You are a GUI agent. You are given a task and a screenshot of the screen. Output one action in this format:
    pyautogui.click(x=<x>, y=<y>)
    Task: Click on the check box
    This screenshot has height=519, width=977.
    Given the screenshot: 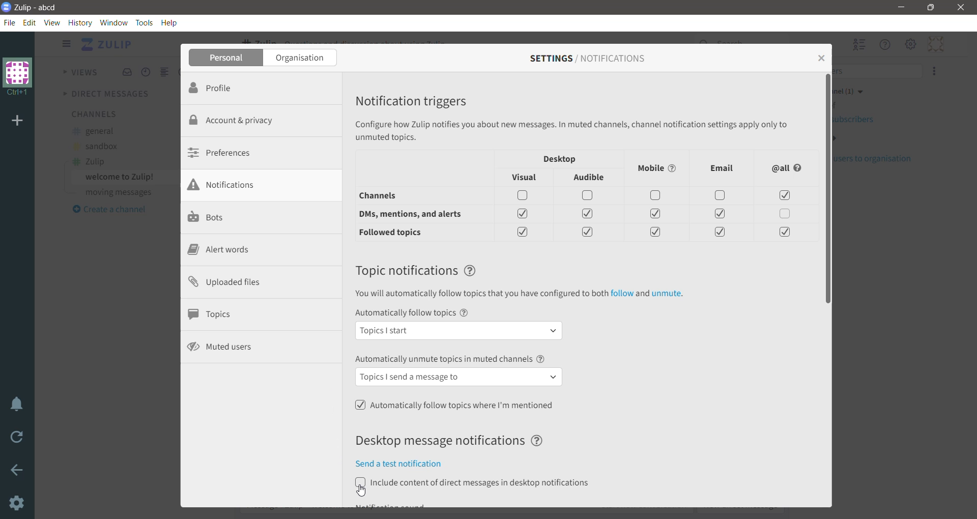 What is the action you would take?
    pyautogui.click(x=590, y=214)
    